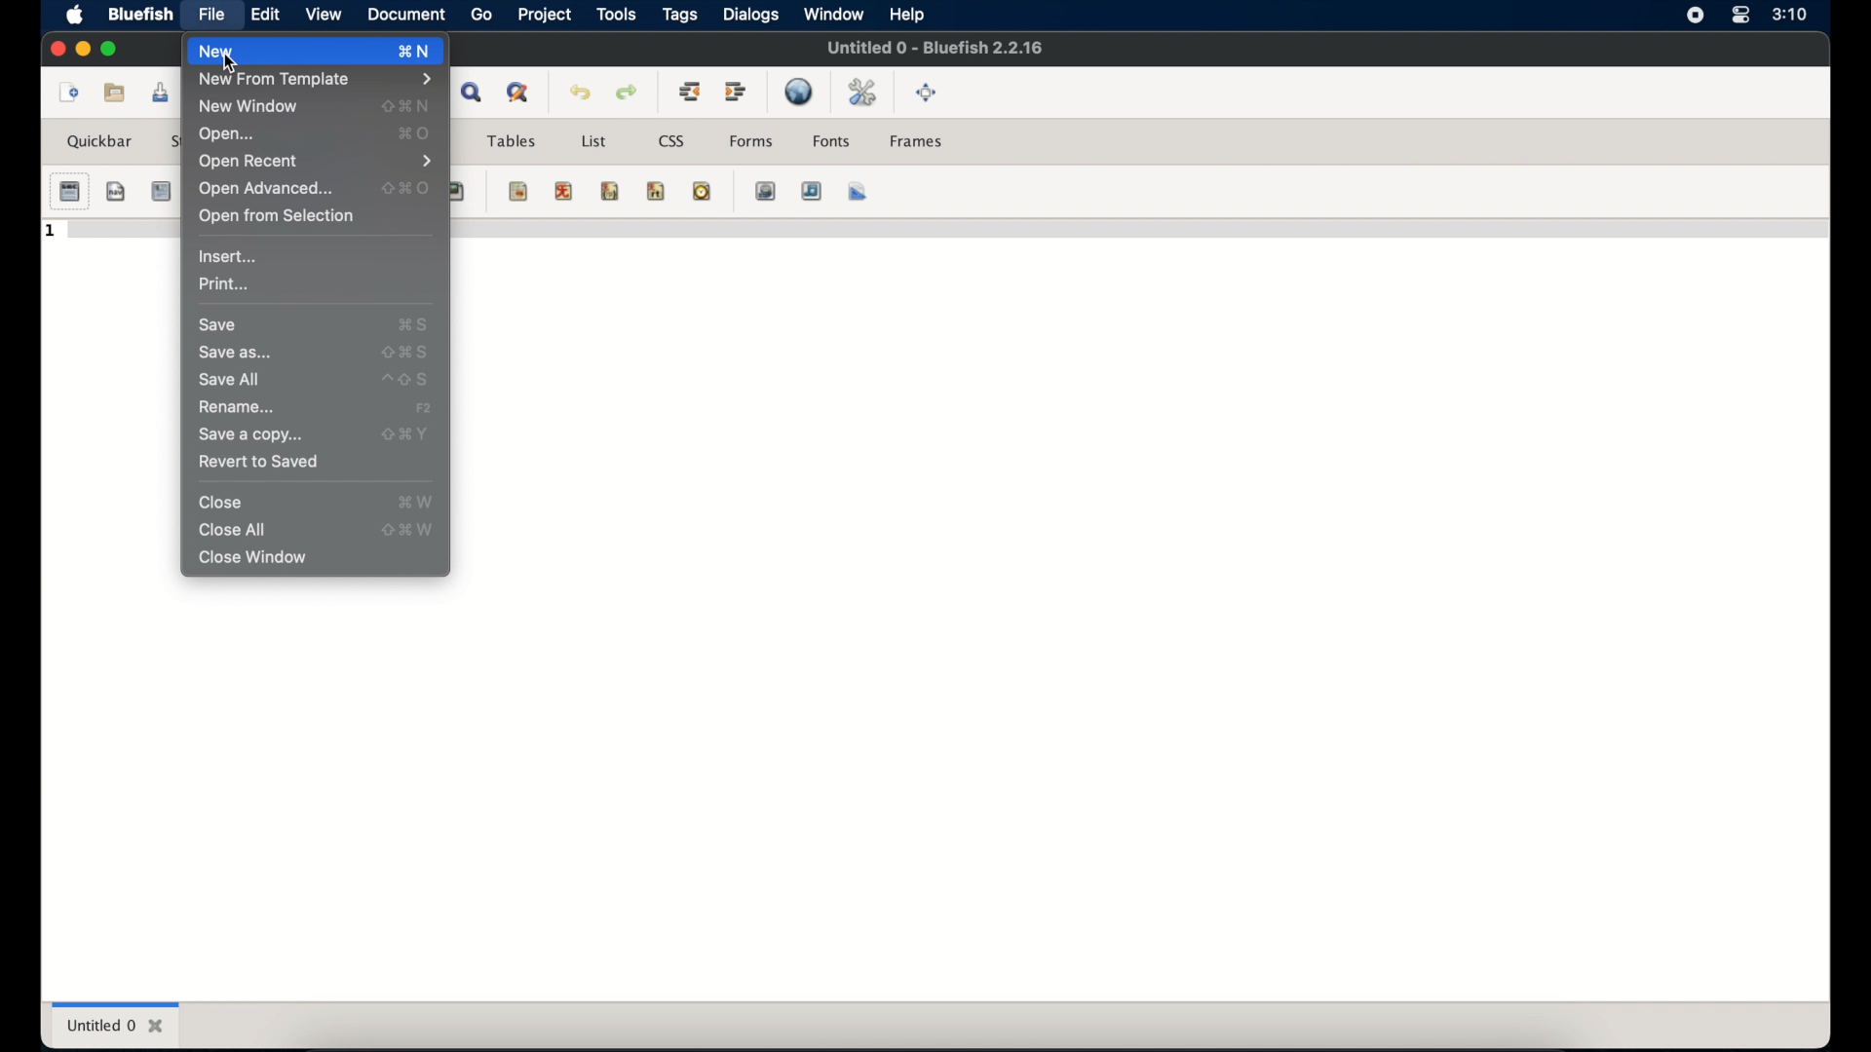 This screenshot has width=1871, height=1052. What do you see at coordinates (681, 16) in the screenshot?
I see `tags` at bounding box center [681, 16].